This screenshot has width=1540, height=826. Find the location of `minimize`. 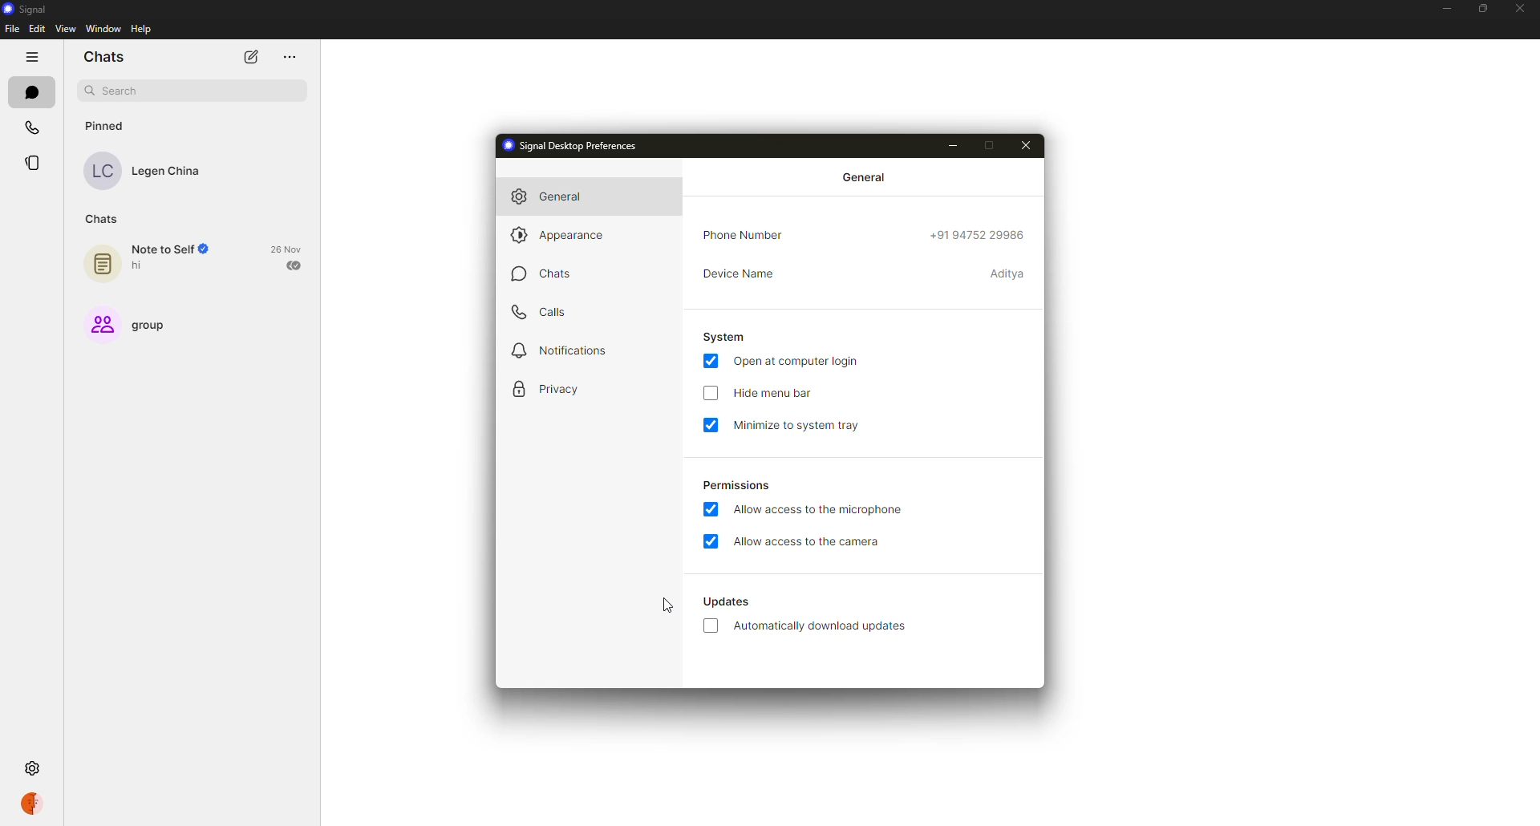

minimize is located at coordinates (1442, 10).